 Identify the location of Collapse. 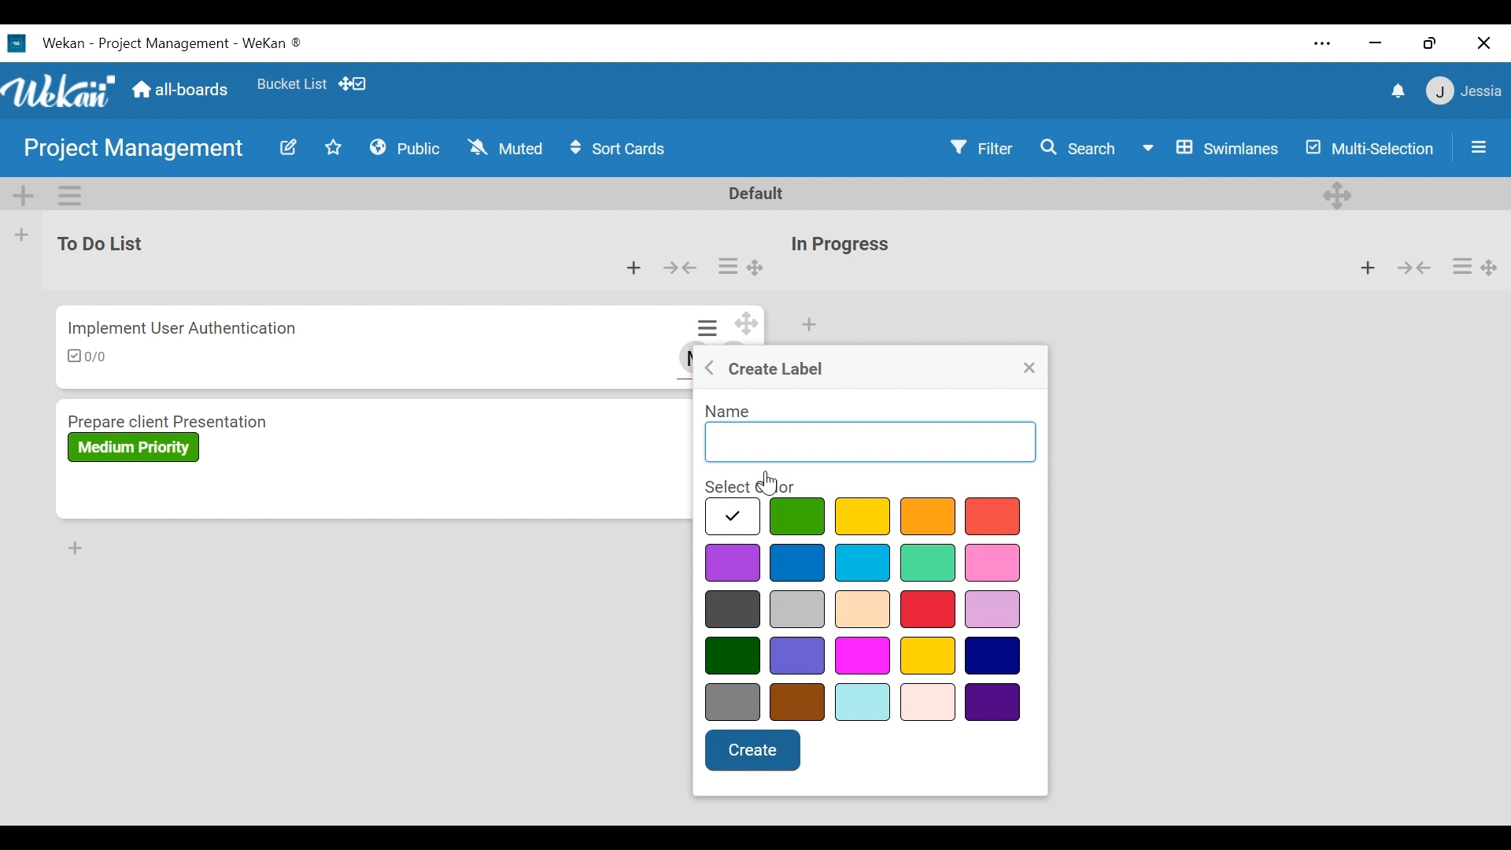
(1413, 267).